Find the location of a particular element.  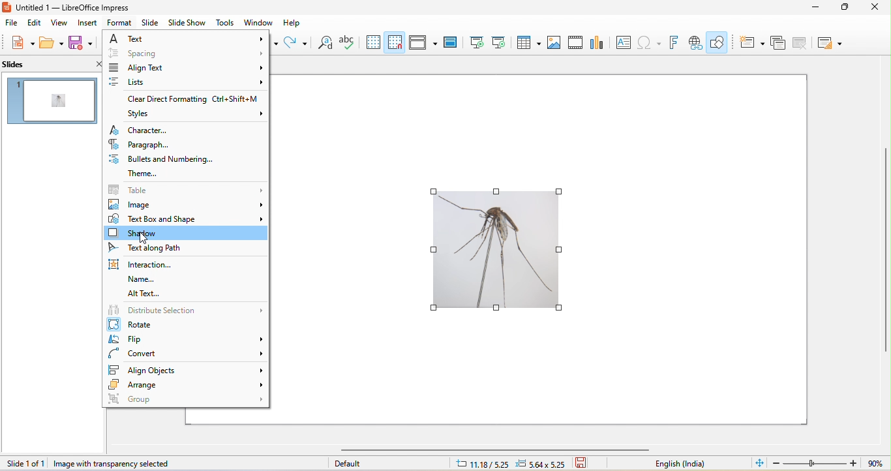

insert hyperlink is located at coordinates (695, 44).